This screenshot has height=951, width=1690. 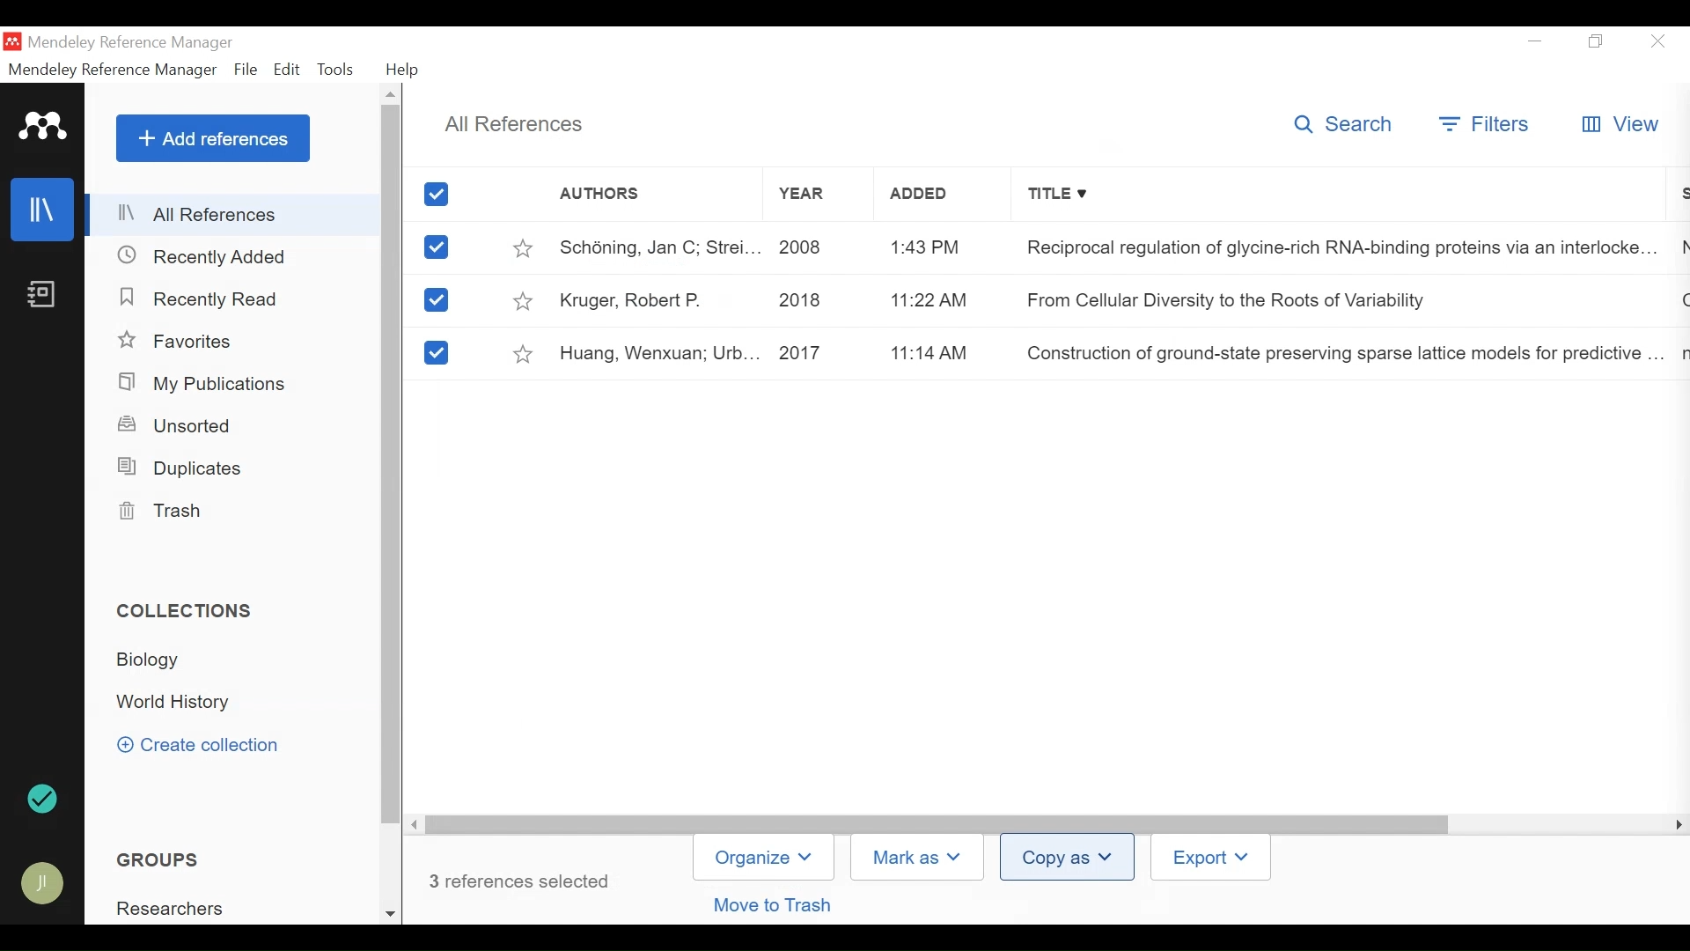 I want to click on Schoning, Jan C; Strei..., so click(x=658, y=247).